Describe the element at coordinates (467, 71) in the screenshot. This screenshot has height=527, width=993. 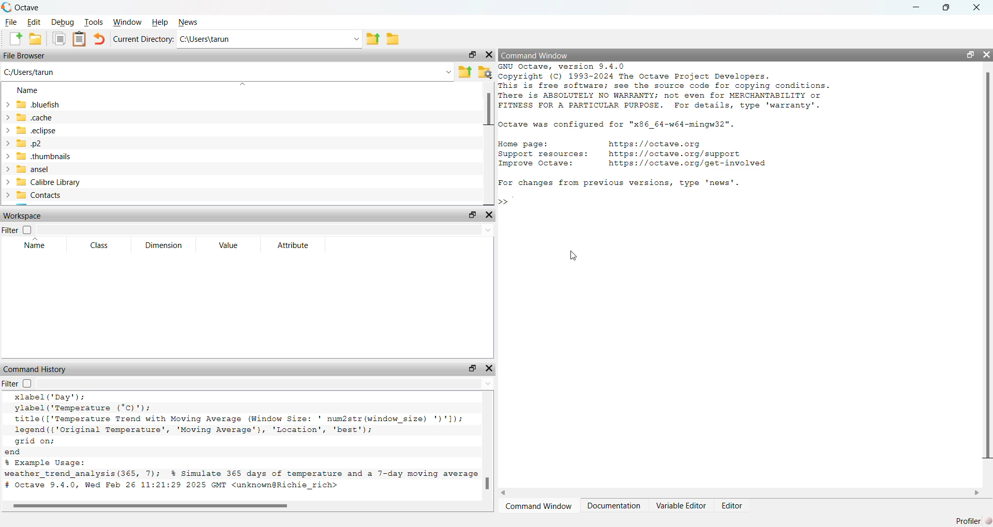
I see `export` at that location.